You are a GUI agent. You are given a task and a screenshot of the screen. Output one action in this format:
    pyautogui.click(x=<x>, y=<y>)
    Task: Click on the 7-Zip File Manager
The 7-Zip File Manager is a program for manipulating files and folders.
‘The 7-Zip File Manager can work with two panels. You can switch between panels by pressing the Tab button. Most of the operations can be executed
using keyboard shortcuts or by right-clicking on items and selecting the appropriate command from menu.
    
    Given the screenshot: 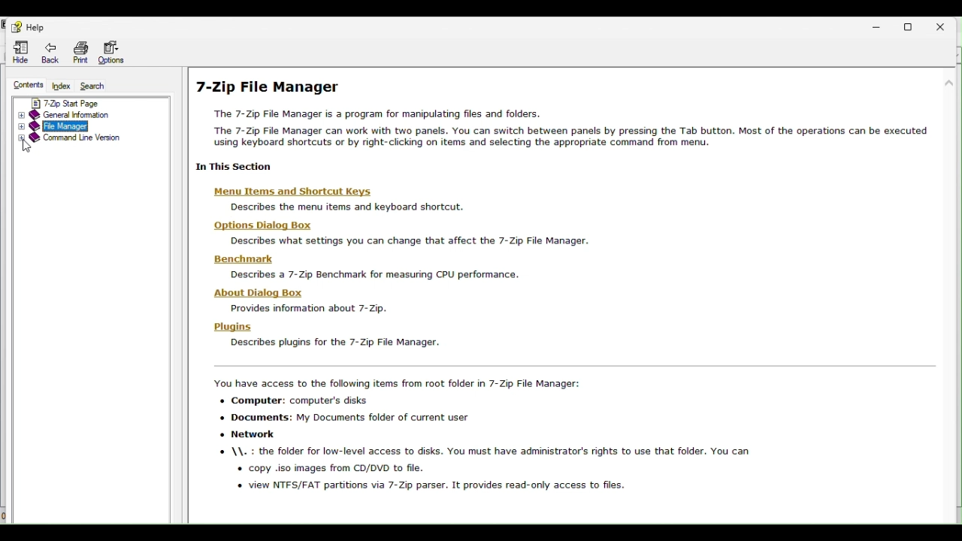 What is the action you would take?
    pyautogui.click(x=566, y=113)
    